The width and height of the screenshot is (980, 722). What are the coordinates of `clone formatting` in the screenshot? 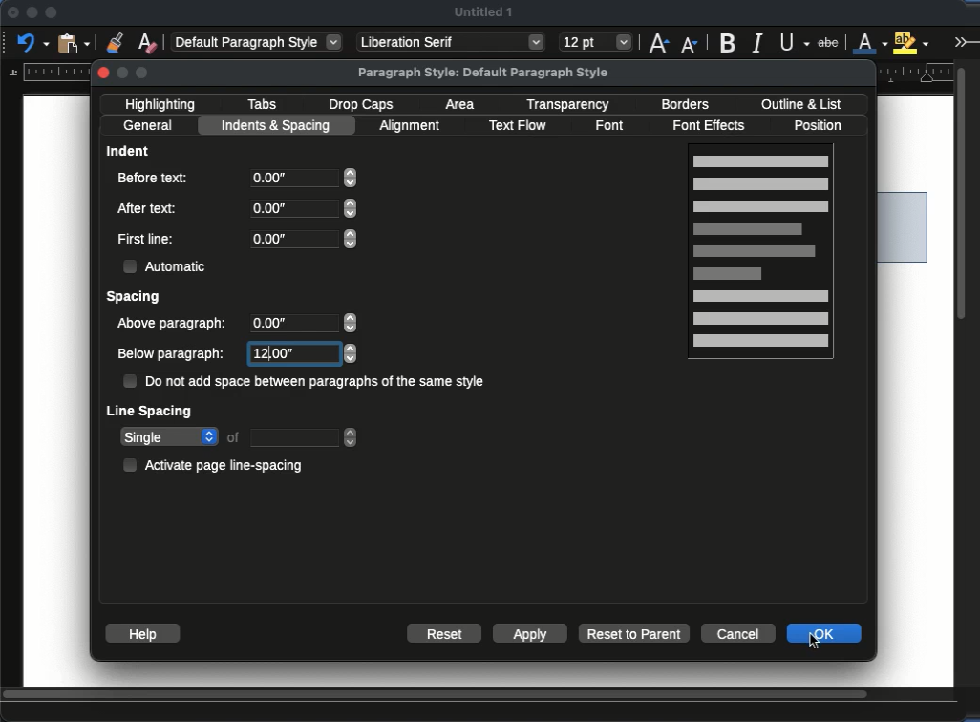 It's located at (115, 42).